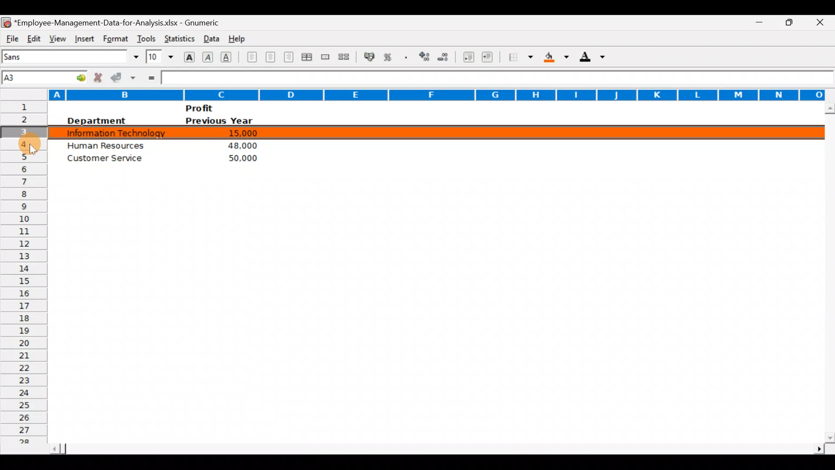  What do you see at coordinates (241, 146) in the screenshot?
I see `48,000` at bounding box center [241, 146].